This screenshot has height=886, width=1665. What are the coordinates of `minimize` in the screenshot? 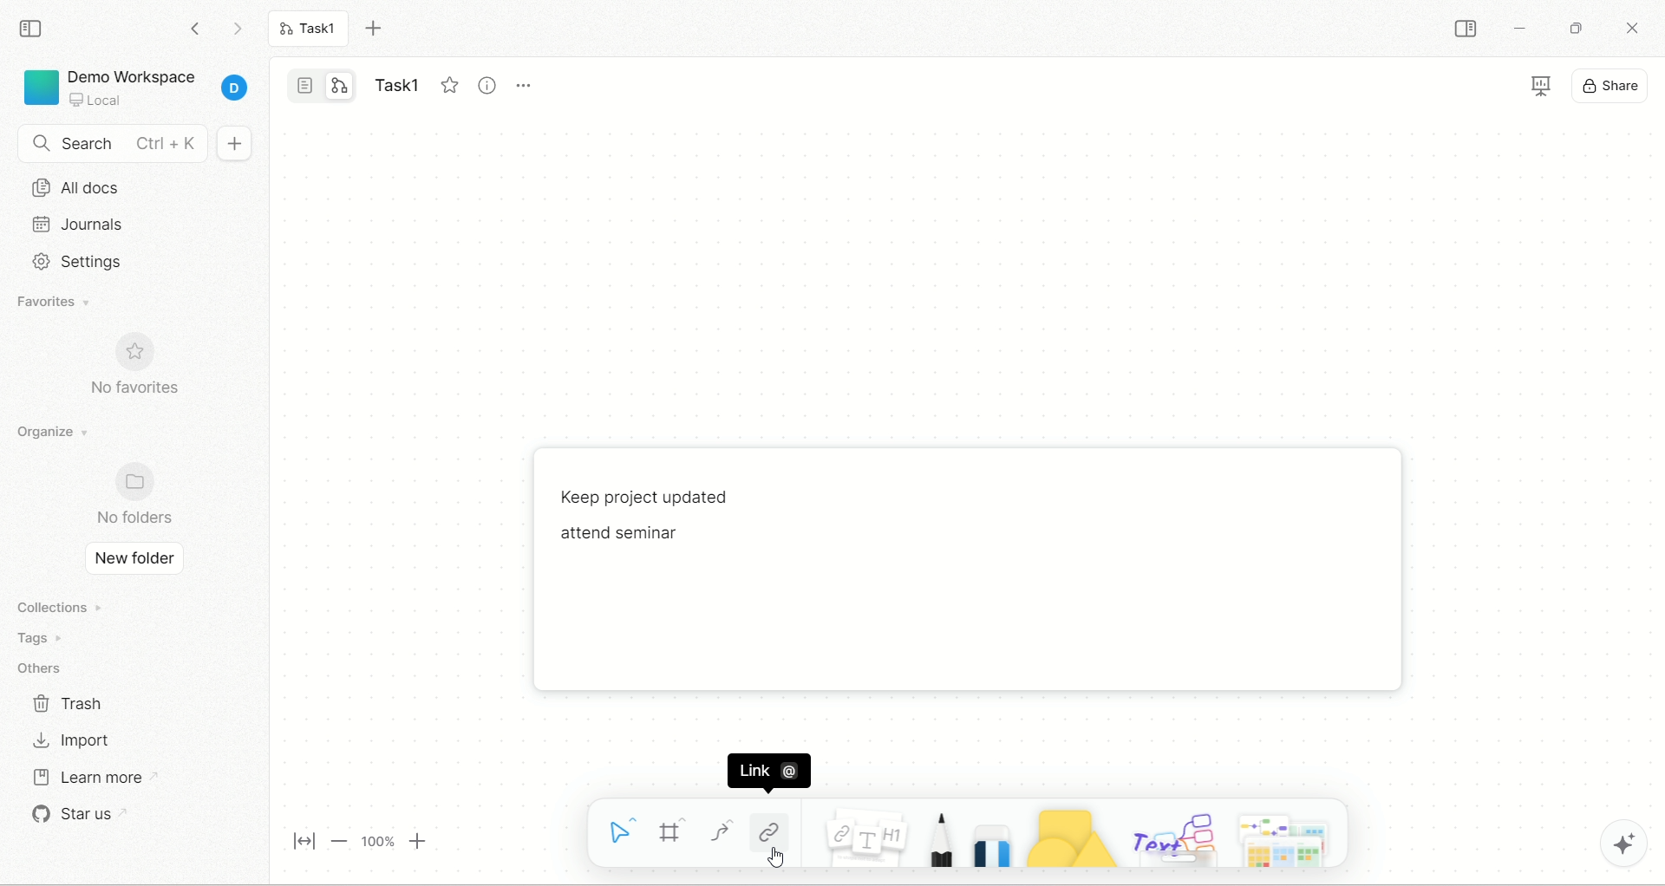 It's located at (1522, 31).